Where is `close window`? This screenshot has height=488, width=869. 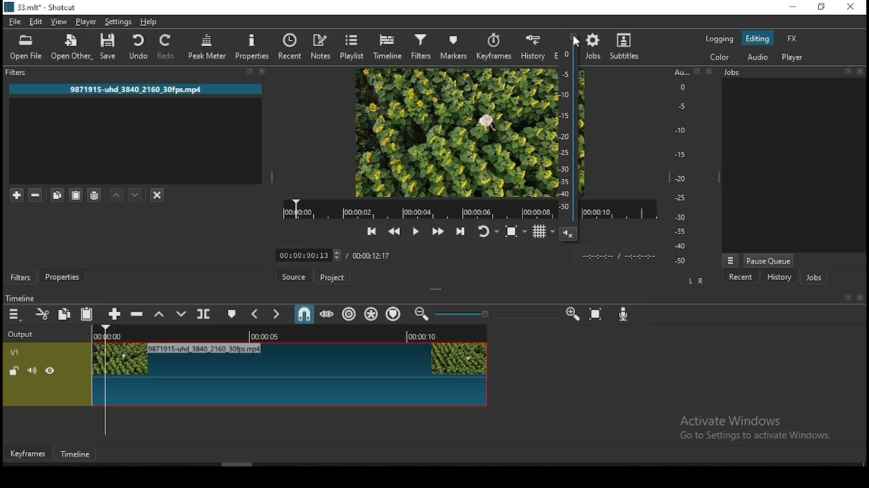 close window is located at coordinates (852, 7).